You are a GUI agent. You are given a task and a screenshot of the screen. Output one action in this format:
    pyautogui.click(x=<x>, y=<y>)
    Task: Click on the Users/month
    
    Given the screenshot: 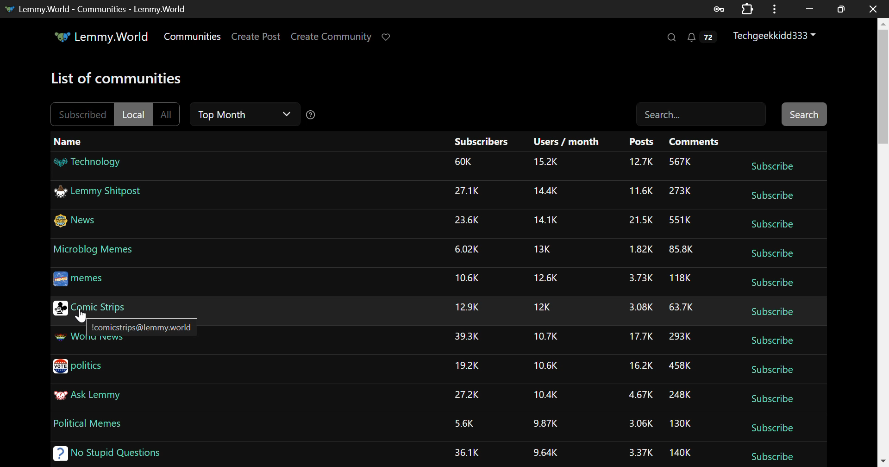 What is the action you would take?
    pyautogui.click(x=567, y=142)
    